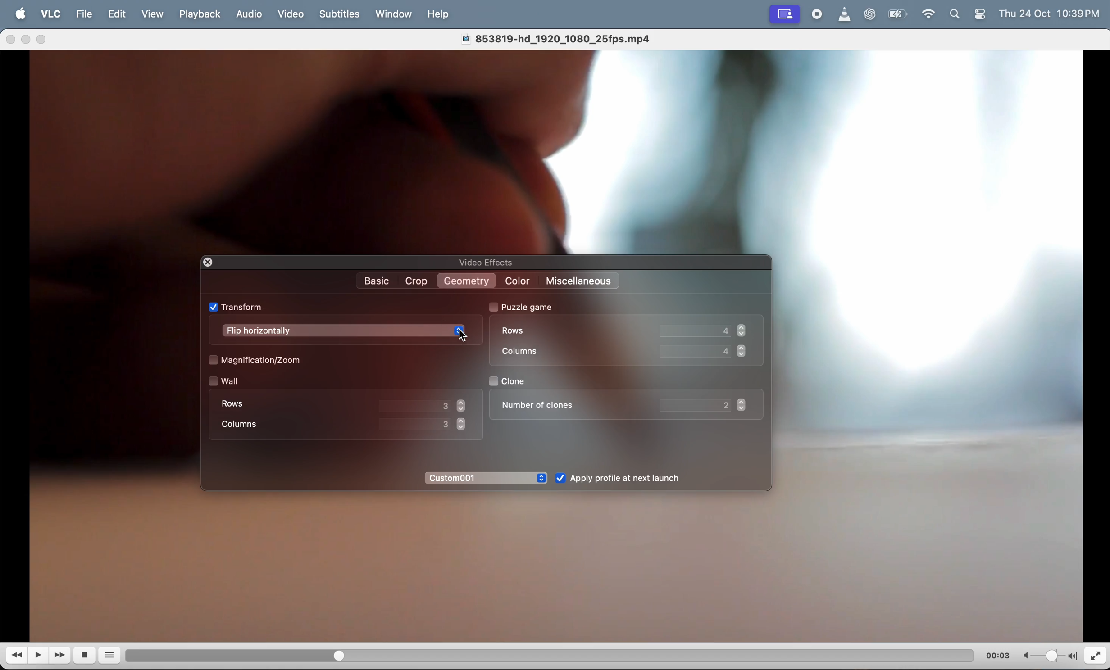  Describe the element at coordinates (845, 15) in the screenshot. I see `vlc icon` at that location.